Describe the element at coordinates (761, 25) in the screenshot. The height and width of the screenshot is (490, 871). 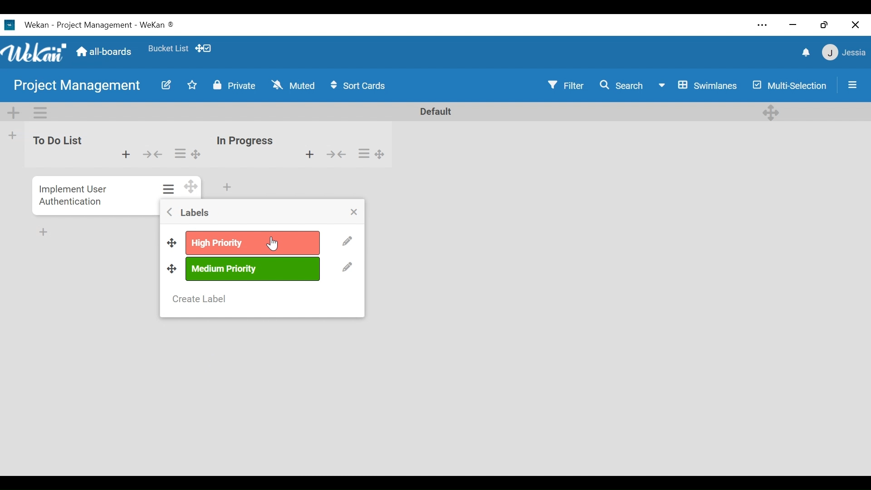
I see `settings and more` at that location.